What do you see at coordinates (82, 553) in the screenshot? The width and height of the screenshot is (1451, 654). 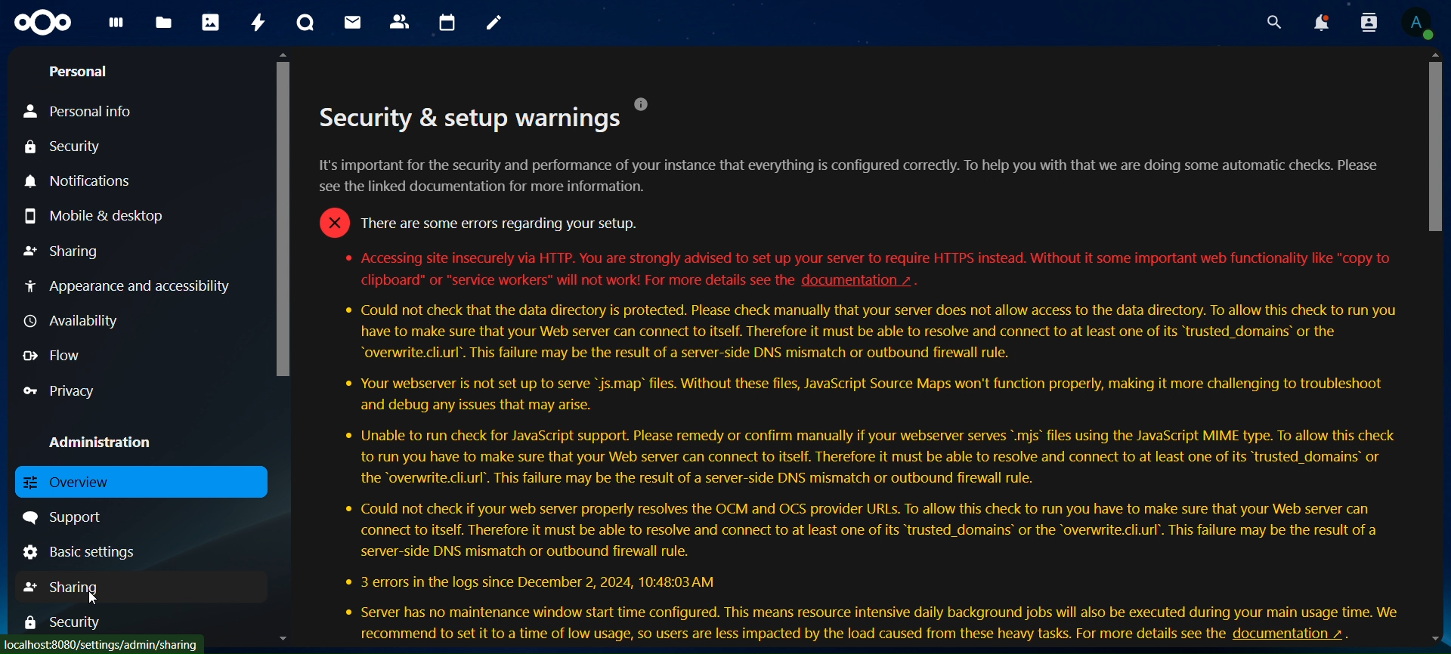 I see `basic settings` at bounding box center [82, 553].